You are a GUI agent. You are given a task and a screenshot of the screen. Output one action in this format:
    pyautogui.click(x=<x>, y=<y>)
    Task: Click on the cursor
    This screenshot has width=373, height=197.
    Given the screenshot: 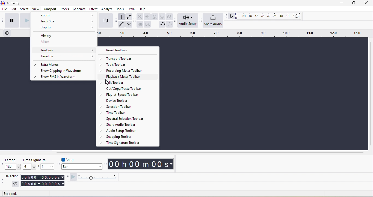 What is the action you would take?
    pyautogui.click(x=107, y=82)
    